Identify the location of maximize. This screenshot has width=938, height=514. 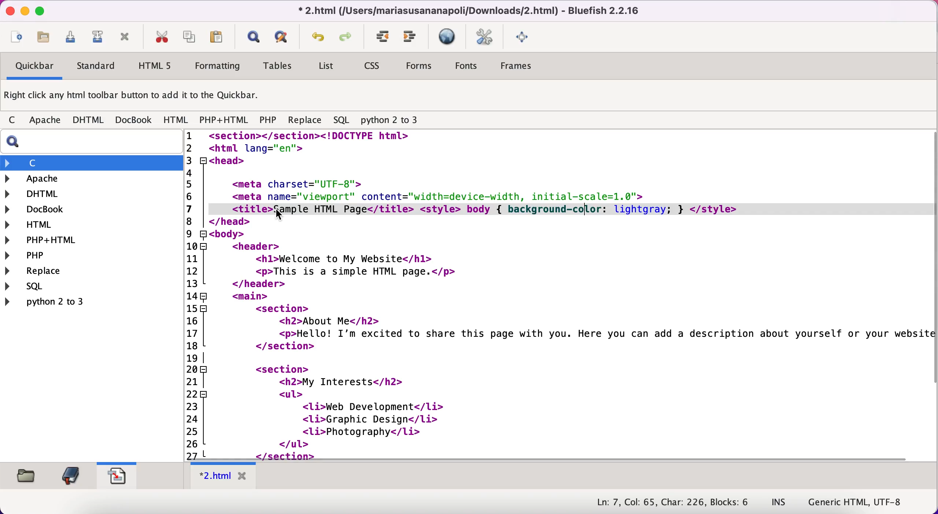
(40, 10).